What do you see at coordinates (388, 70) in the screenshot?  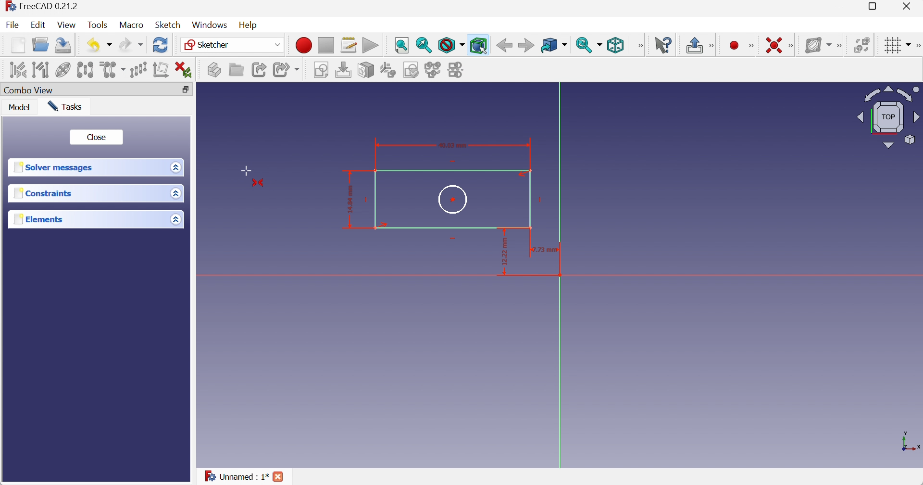 I see `Reorient sketch...` at bounding box center [388, 70].